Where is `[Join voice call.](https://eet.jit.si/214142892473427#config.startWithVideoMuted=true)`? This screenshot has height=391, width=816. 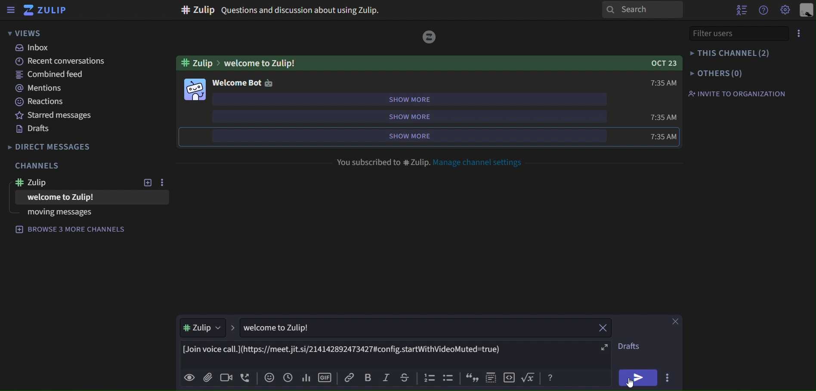
[Join voice call.](https://eet.jit.si/214142892473427#config.startWithVideoMuted=true) is located at coordinates (352, 349).